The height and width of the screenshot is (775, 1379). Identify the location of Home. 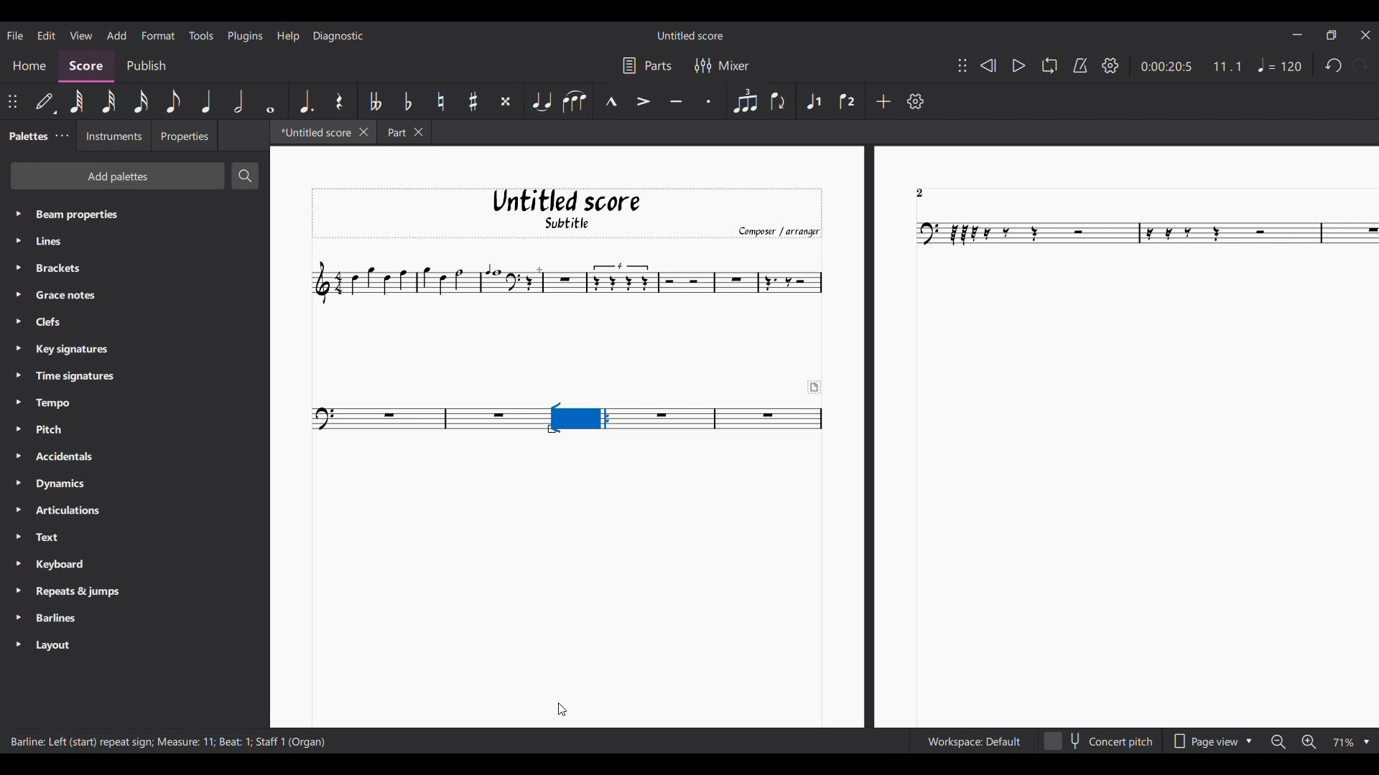
(29, 67).